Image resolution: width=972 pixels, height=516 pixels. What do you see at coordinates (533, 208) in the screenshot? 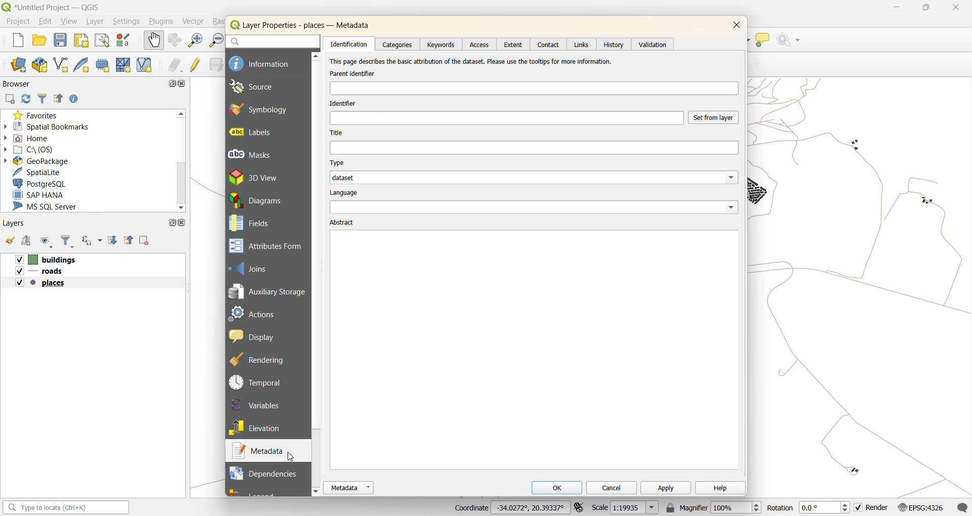
I see `` at bounding box center [533, 208].